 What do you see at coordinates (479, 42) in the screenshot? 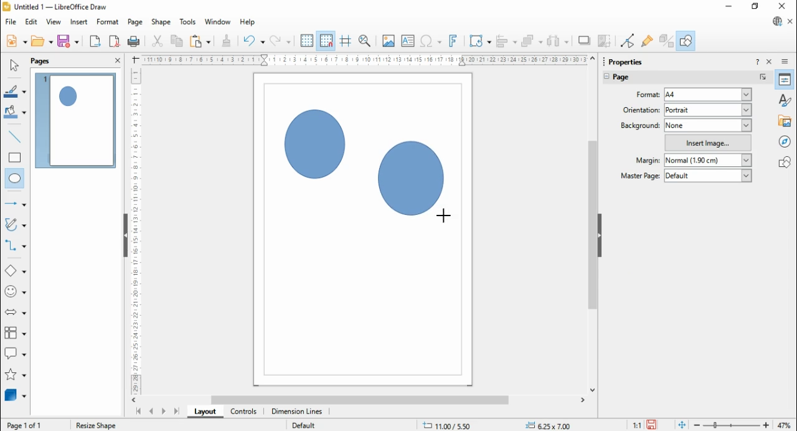
I see `transformations` at bounding box center [479, 42].